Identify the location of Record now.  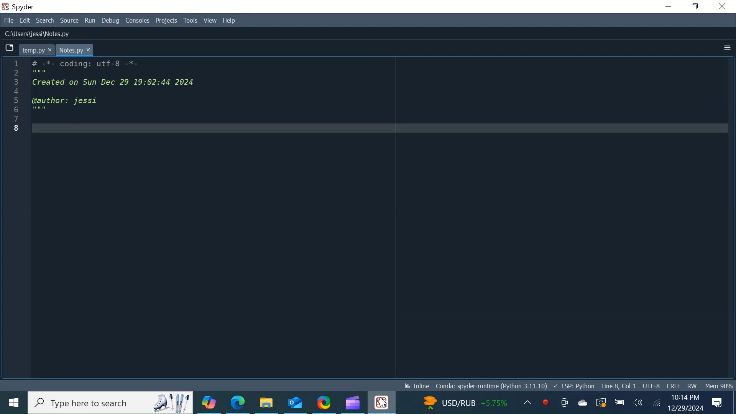
(545, 402).